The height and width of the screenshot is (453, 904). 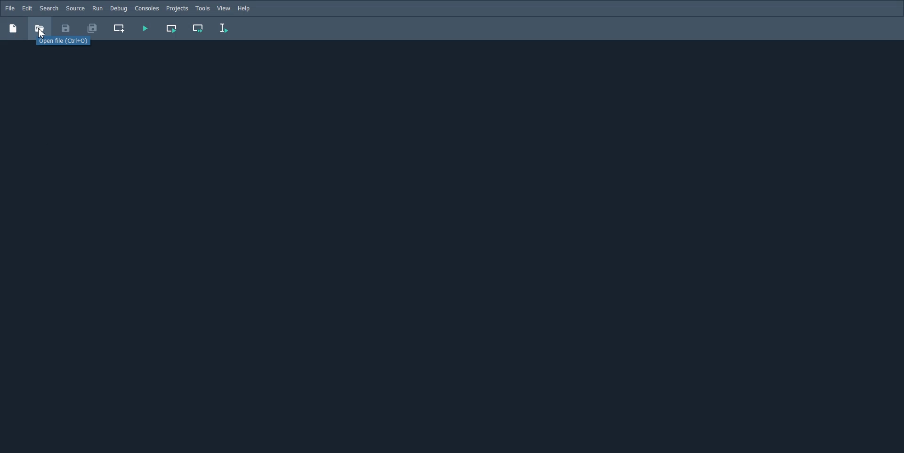 What do you see at coordinates (245, 8) in the screenshot?
I see `Help` at bounding box center [245, 8].